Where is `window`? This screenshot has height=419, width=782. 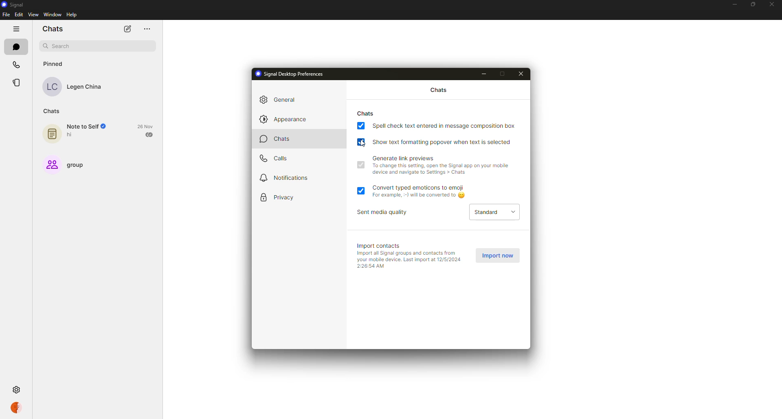 window is located at coordinates (53, 15).